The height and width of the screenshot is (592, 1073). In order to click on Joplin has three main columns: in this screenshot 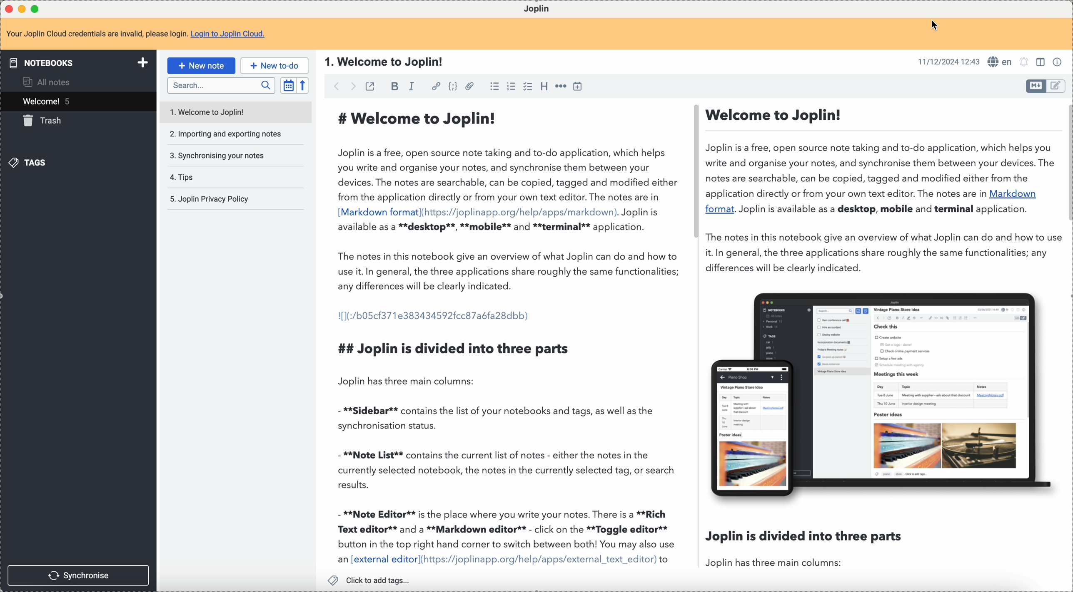, I will do `click(409, 381)`.